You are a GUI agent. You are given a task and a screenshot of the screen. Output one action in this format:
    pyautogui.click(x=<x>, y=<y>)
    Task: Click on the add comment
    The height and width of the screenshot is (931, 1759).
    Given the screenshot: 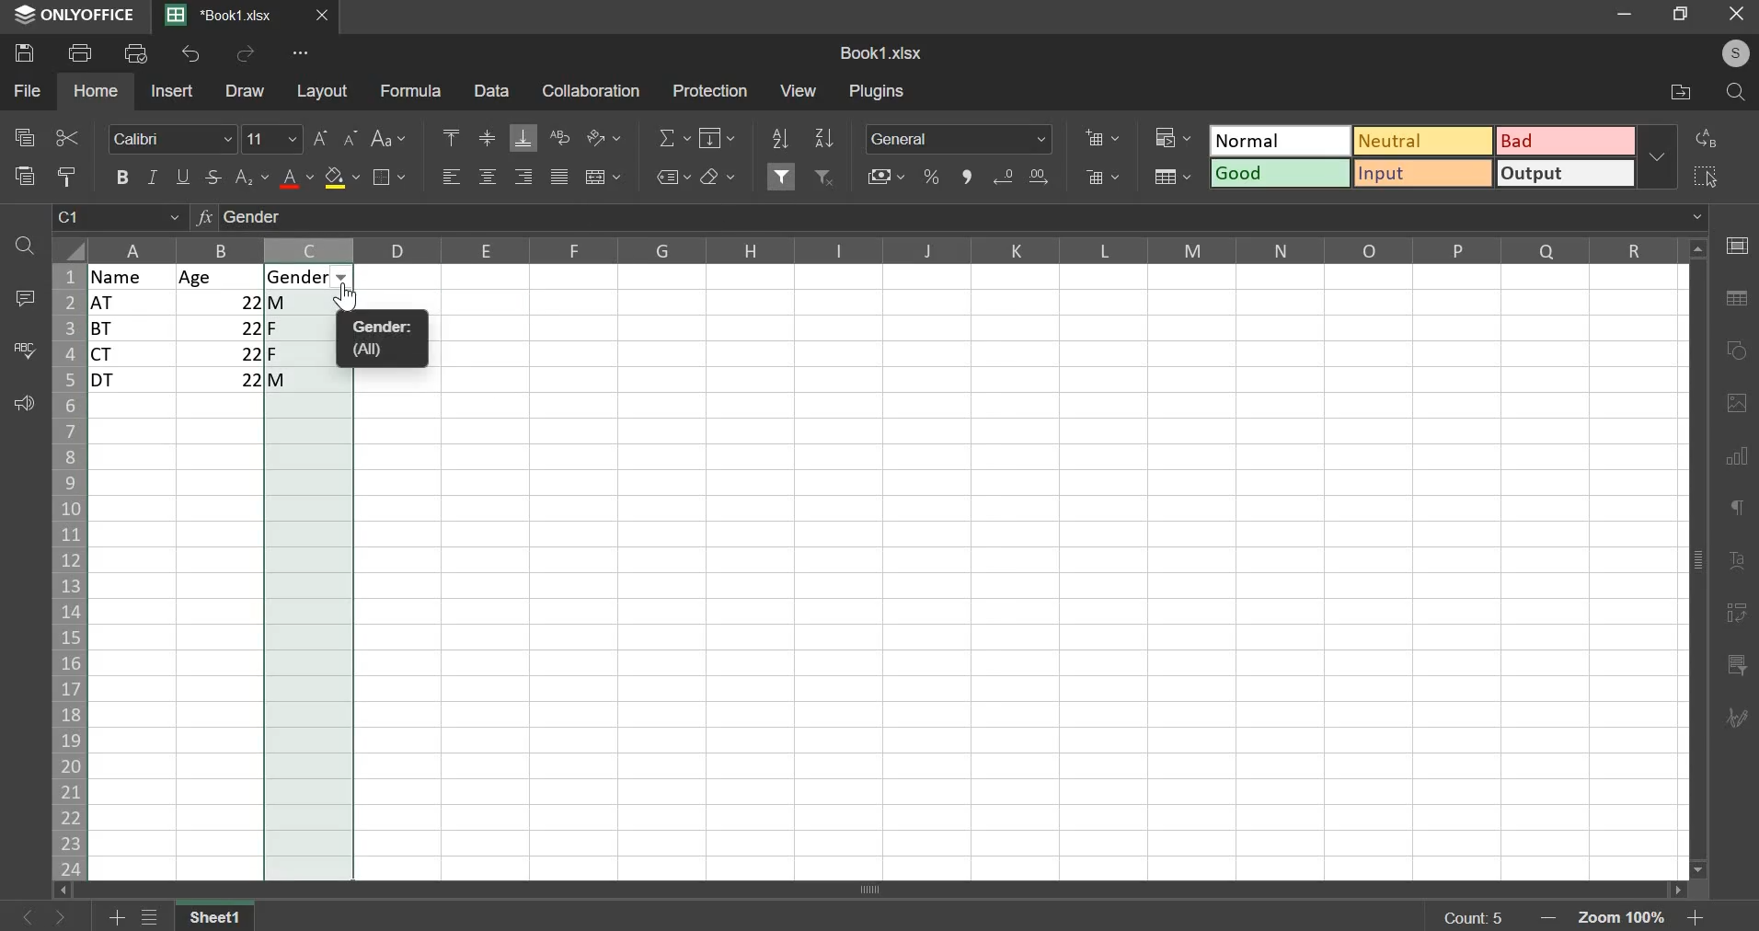 What is the action you would take?
    pyautogui.click(x=21, y=297)
    